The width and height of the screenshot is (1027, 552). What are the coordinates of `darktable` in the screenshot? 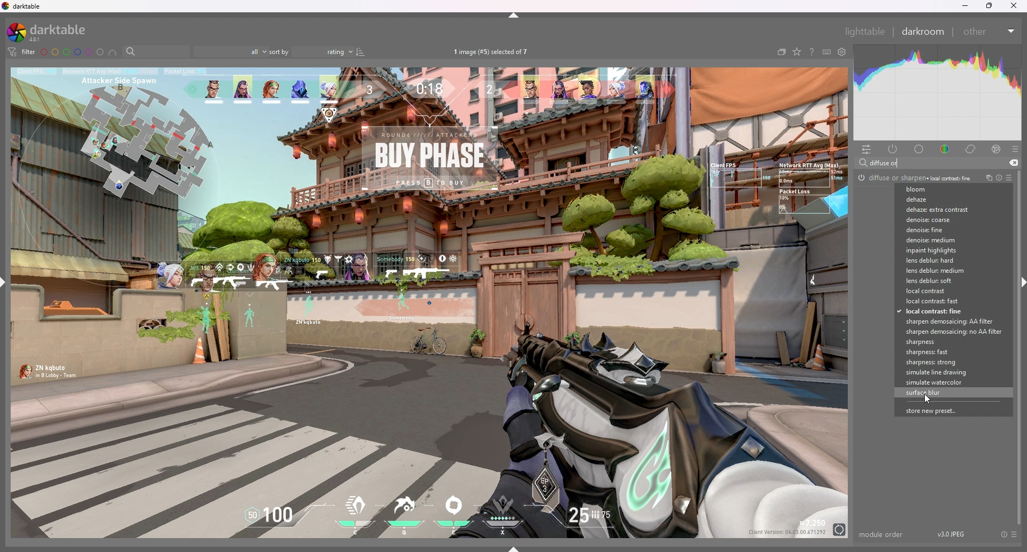 It's located at (50, 32).